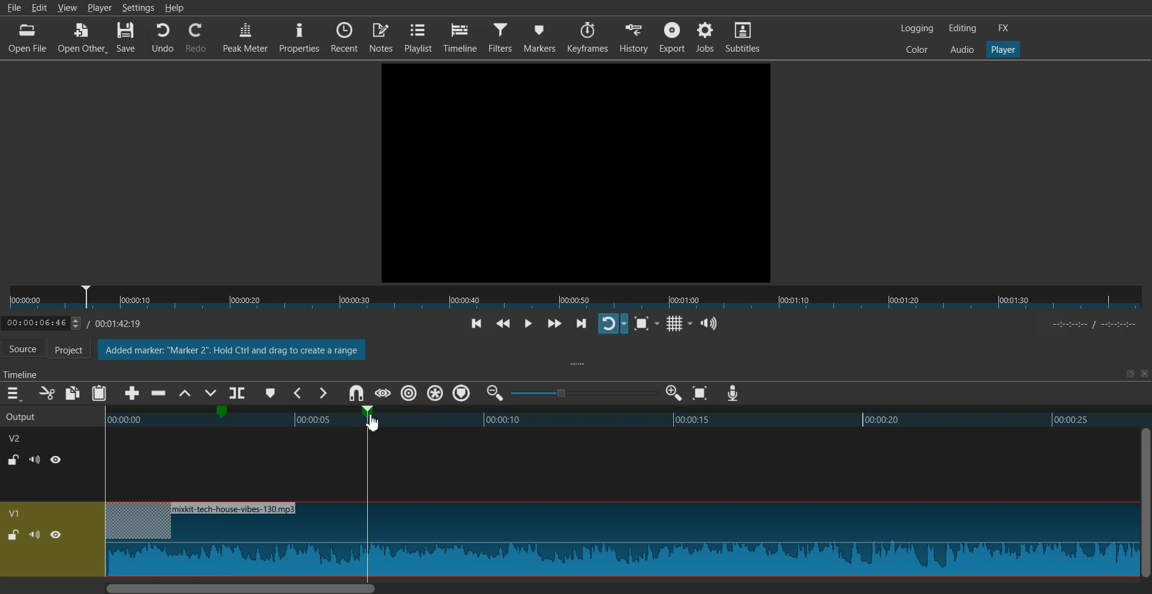 Image resolution: width=1152 pixels, height=594 pixels. I want to click on Add marker, so click(271, 393).